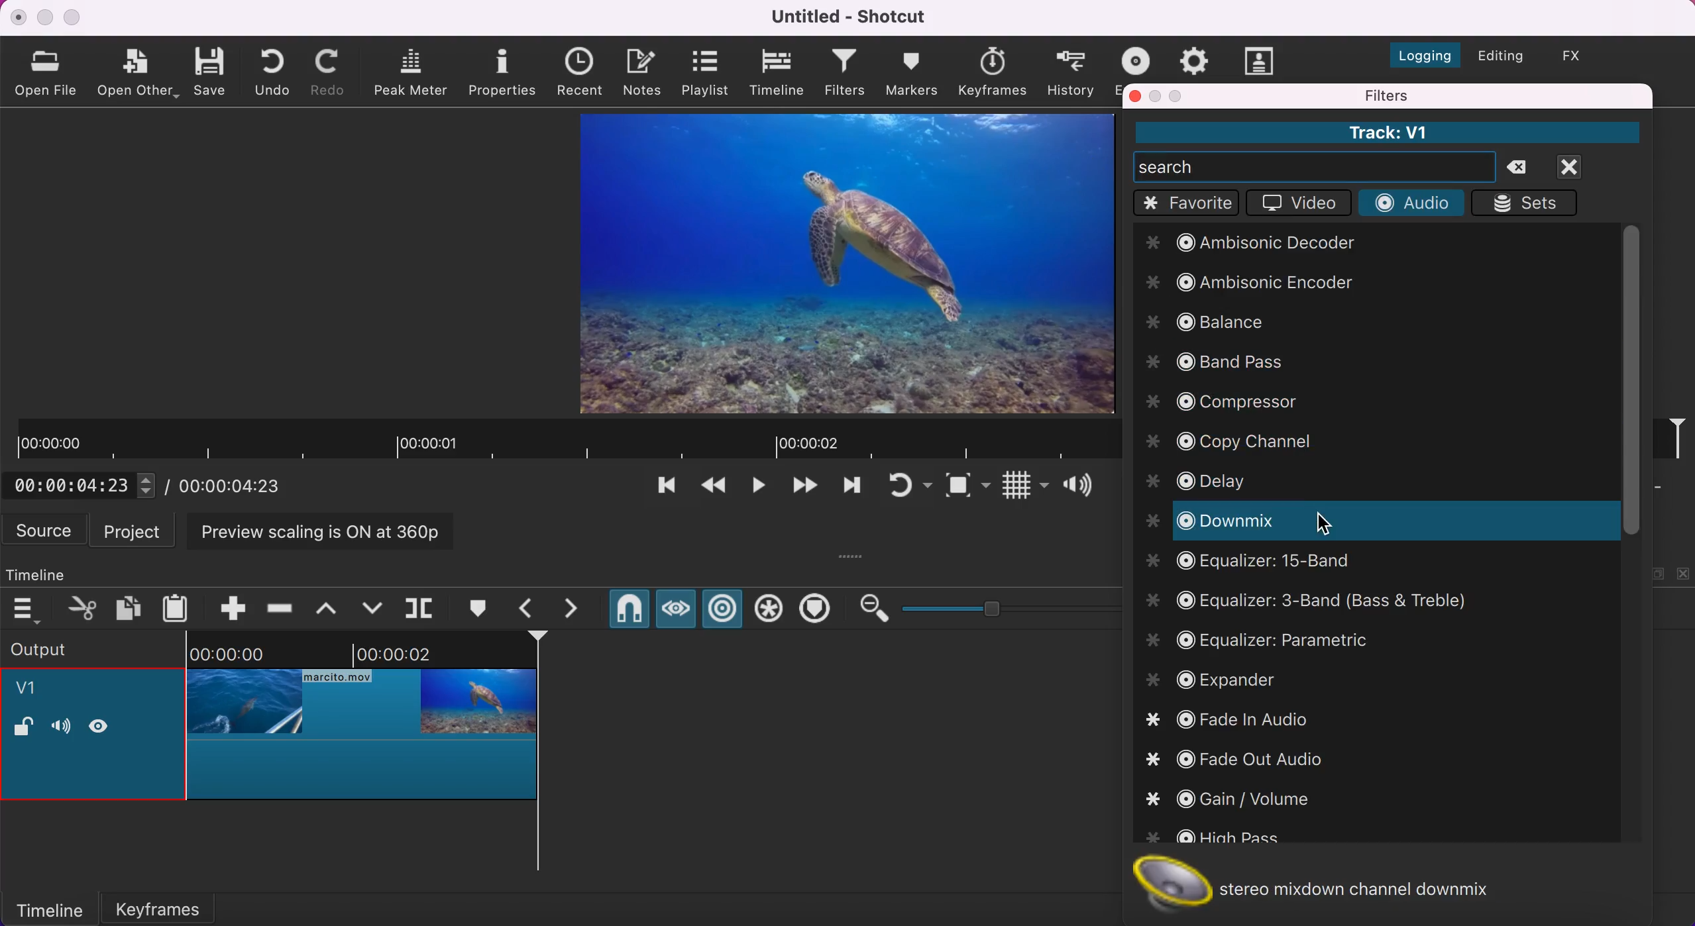 The width and height of the screenshot is (1695, 926). I want to click on split at playhead, so click(422, 609).